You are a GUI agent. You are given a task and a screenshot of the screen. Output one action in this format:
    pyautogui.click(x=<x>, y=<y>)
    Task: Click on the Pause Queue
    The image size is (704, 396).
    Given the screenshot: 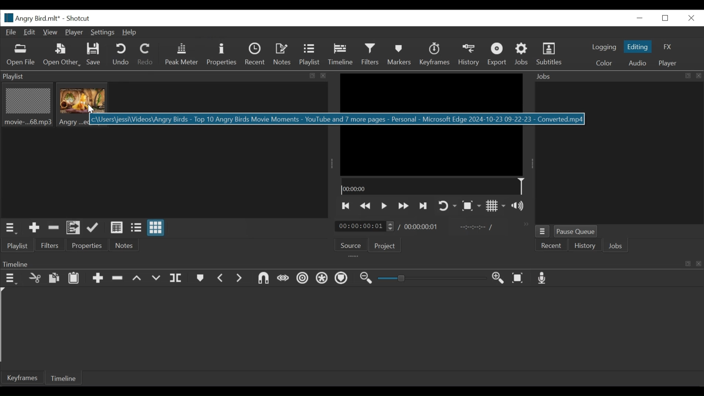 What is the action you would take?
    pyautogui.click(x=576, y=231)
    